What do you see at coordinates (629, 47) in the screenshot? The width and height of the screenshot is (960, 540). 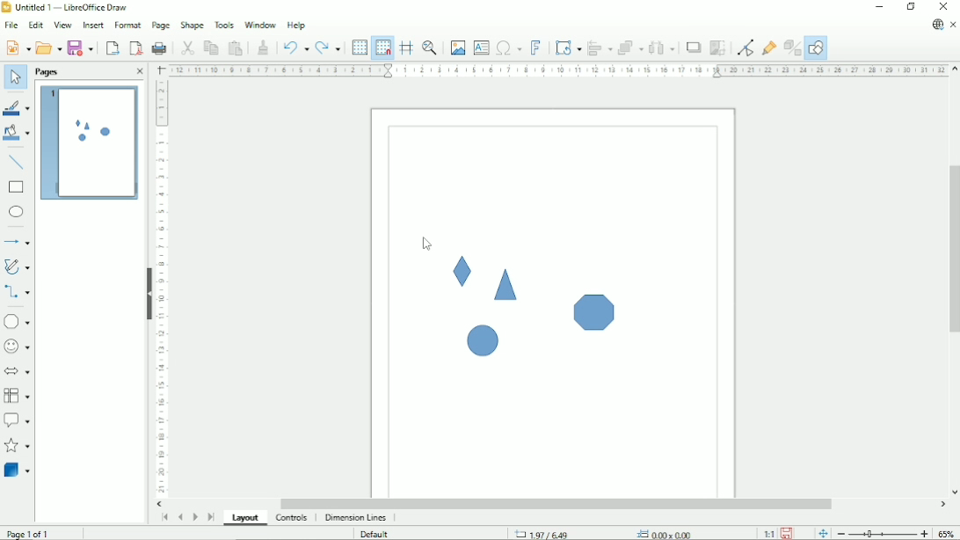 I see `Arrange` at bounding box center [629, 47].